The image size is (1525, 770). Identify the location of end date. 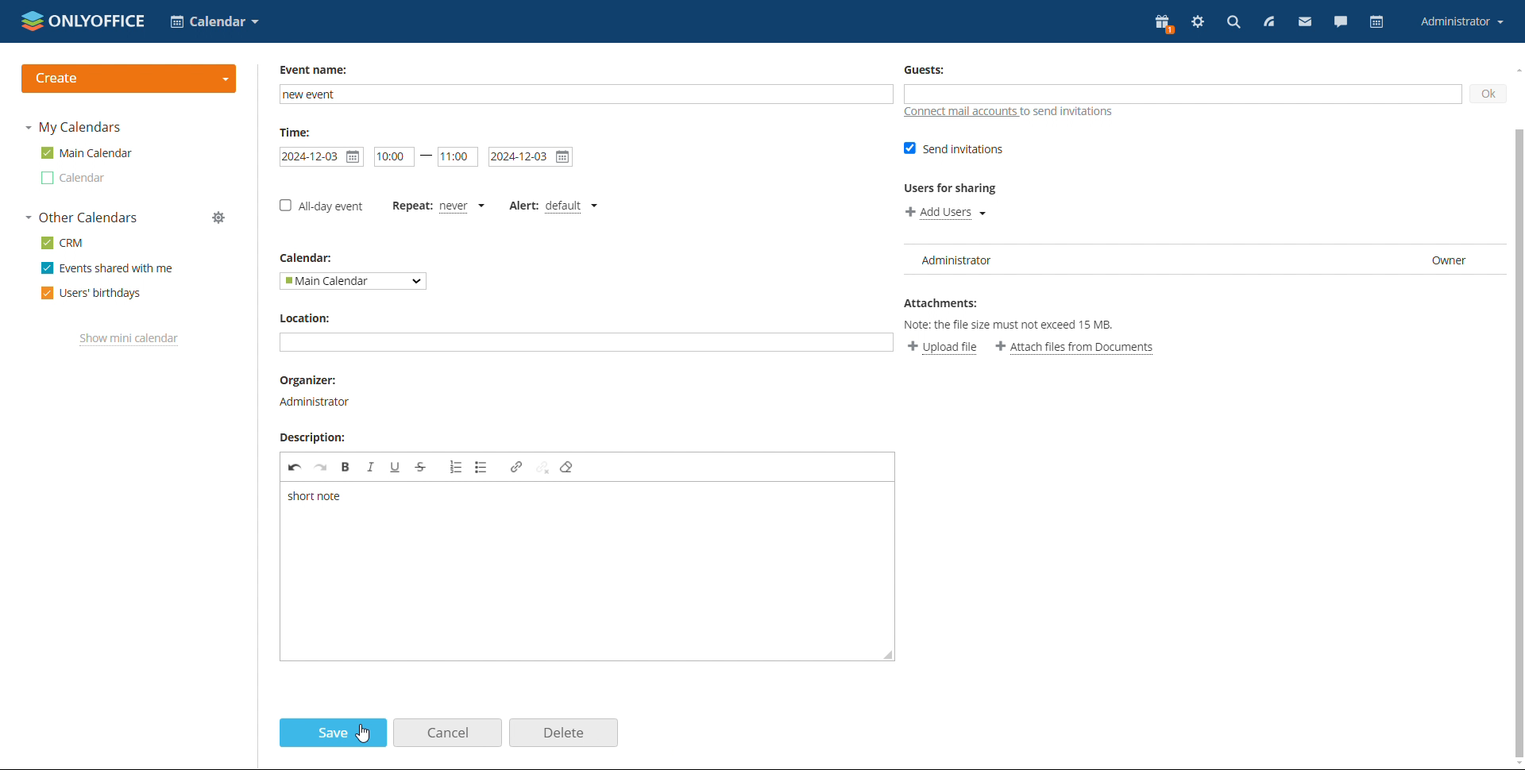
(529, 157).